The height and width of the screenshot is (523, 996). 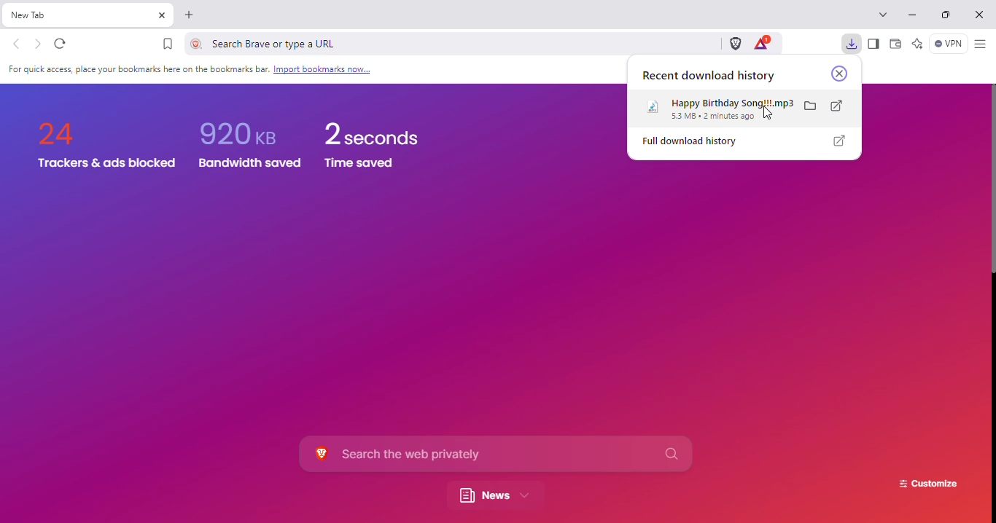 What do you see at coordinates (981, 44) in the screenshot?
I see `customize and control brave` at bounding box center [981, 44].